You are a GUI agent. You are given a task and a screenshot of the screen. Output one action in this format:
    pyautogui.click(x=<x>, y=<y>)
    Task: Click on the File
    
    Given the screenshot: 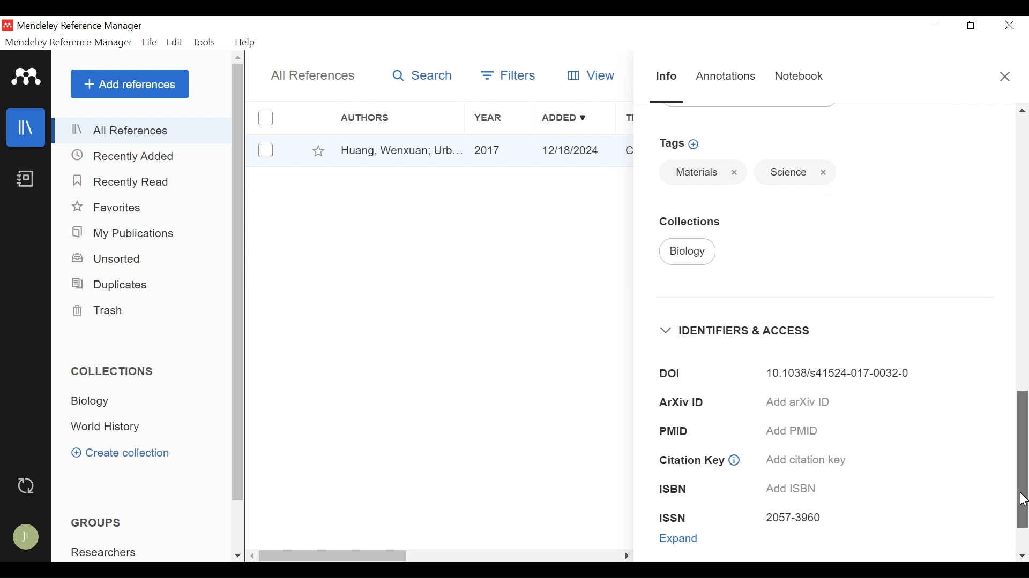 What is the action you would take?
    pyautogui.click(x=150, y=42)
    